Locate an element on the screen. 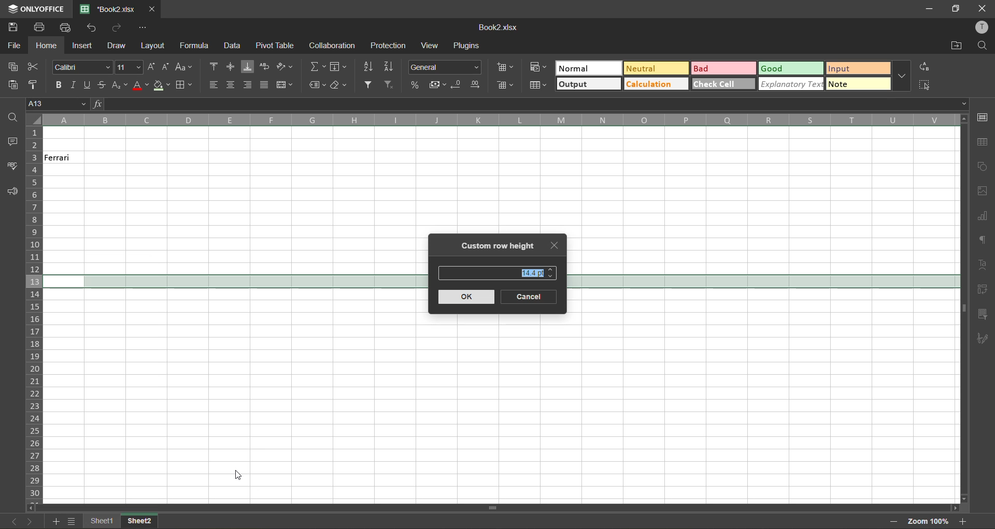 Image resolution: width=995 pixels, height=529 pixels. normal is located at coordinates (589, 69).